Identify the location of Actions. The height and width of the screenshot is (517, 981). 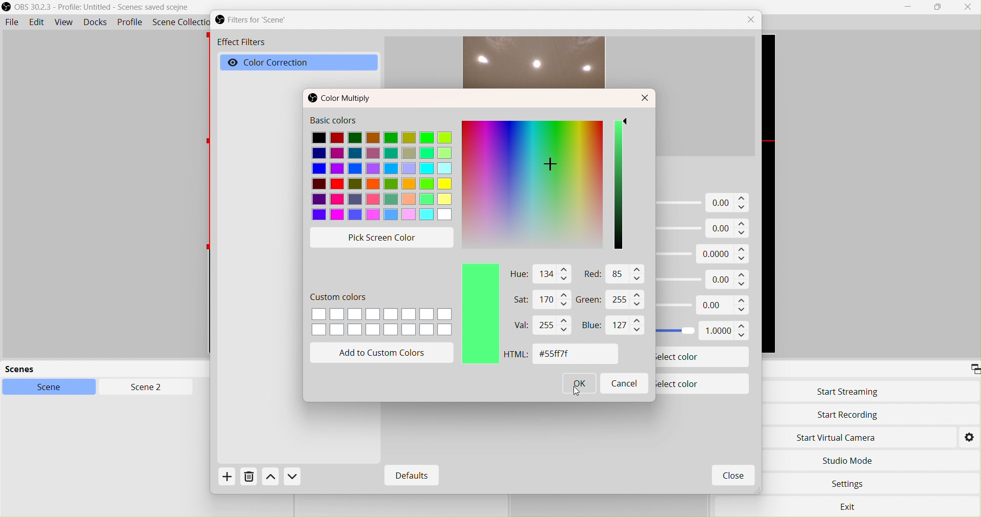
(282, 478).